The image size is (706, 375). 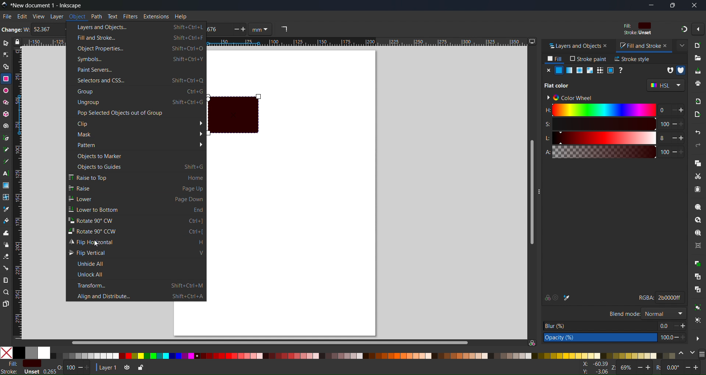 I want to click on Preferences, so click(x=698, y=338).